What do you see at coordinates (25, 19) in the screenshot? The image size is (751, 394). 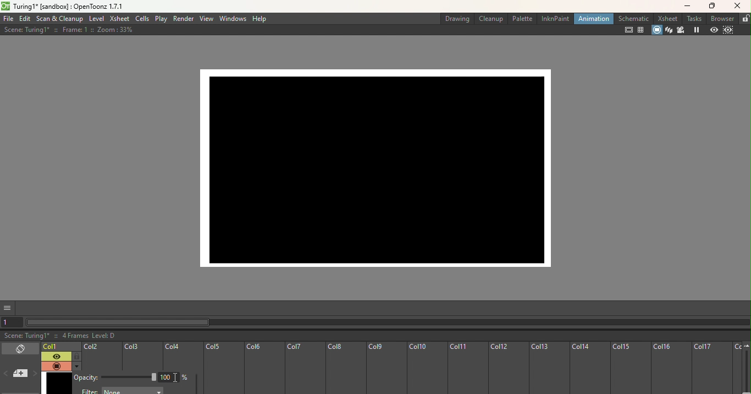 I see `Edit` at bounding box center [25, 19].